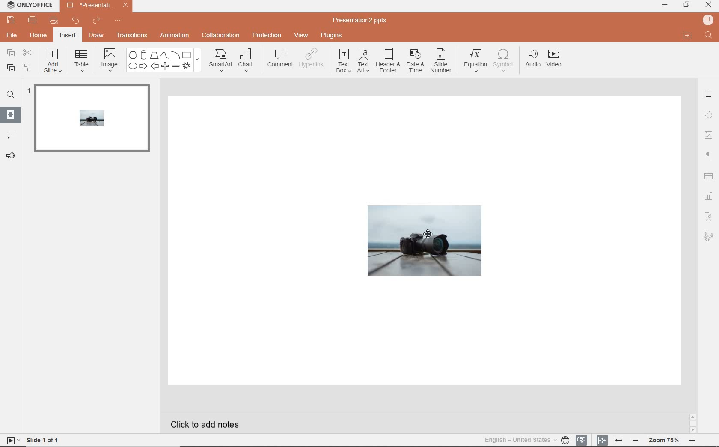 The width and height of the screenshot is (719, 447). Describe the element at coordinates (39, 35) in the screenshot. I see `home` at that location.